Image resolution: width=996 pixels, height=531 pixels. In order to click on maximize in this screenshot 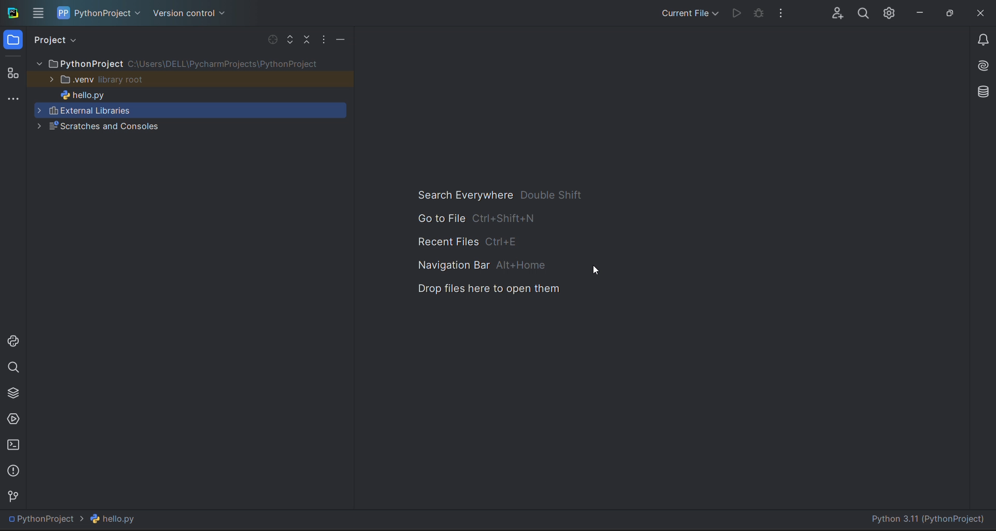, I will do `click(949, 11)`.